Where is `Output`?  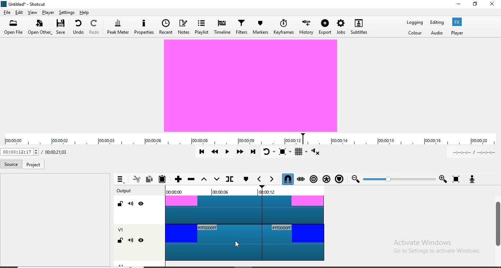 Output is located at coordinates (127, 191).